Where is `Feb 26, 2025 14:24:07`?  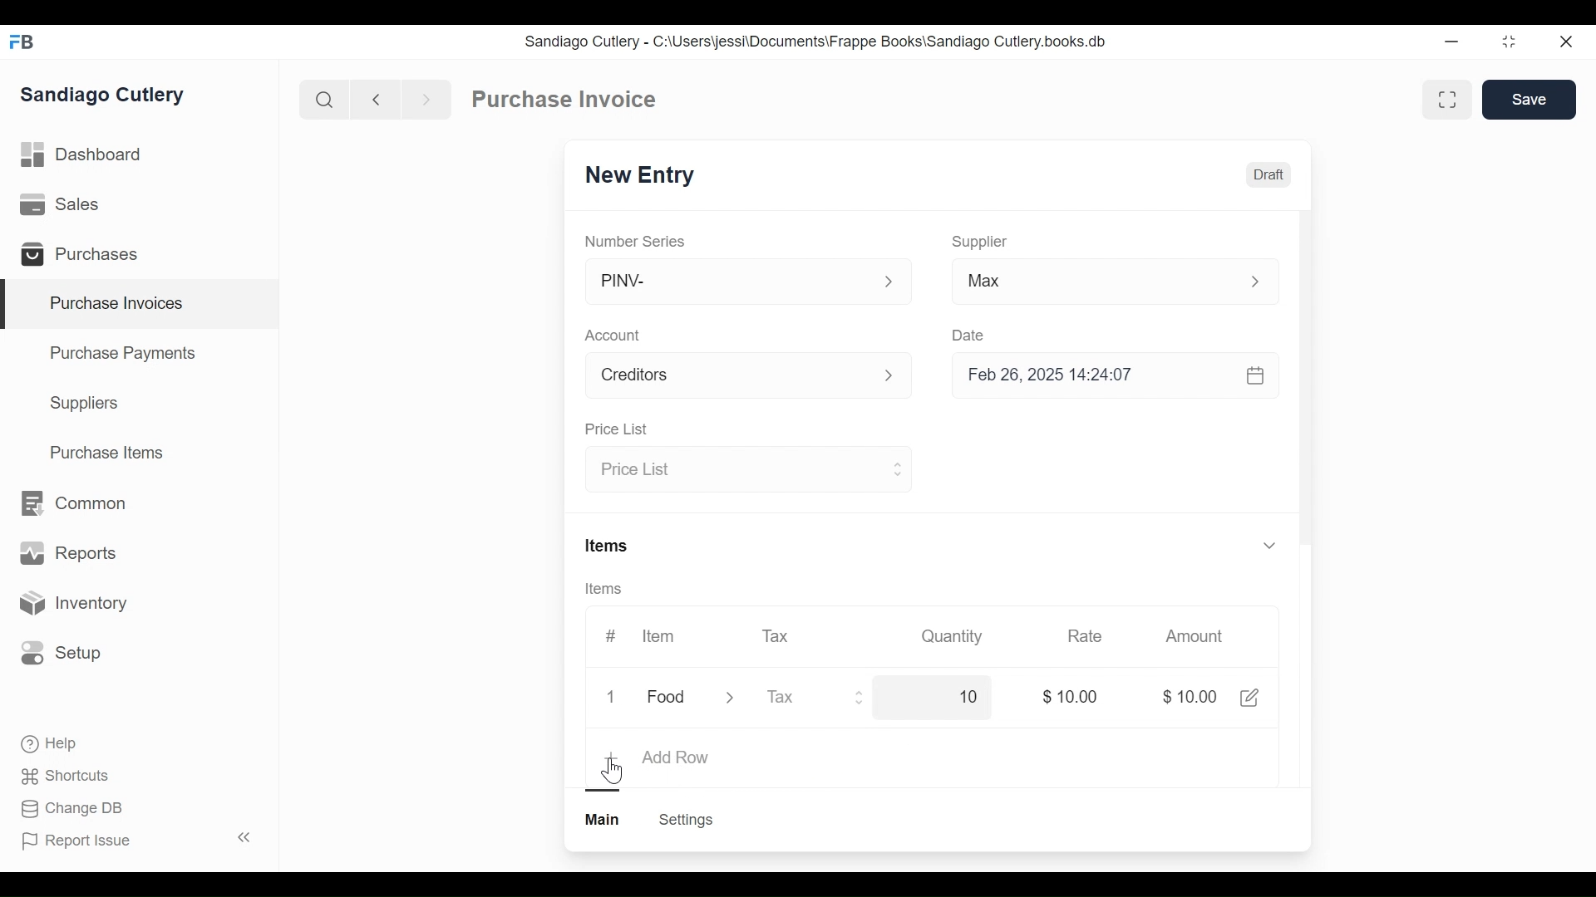
Feb 26, 2025 14:24:07 is located at coordinates (1106, 375).